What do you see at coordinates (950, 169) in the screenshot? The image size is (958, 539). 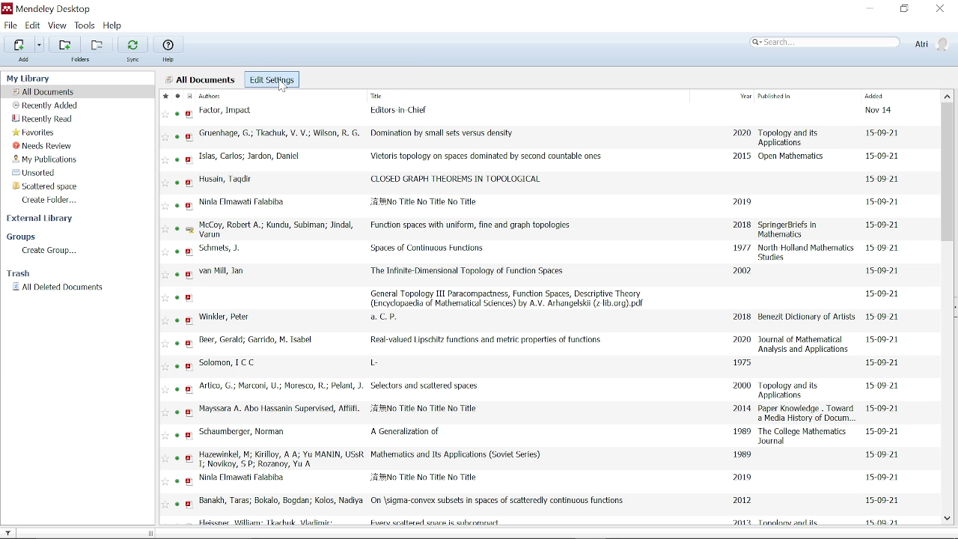 I see `Vertical scrollbar` at bounding box center [950, 169].